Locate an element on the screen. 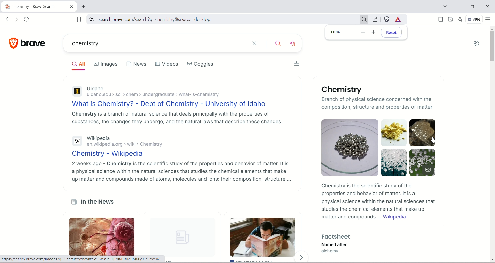 Image resolution: width=495 pixels, height=263 pixels. go forward is located at coordinates (18, 20).